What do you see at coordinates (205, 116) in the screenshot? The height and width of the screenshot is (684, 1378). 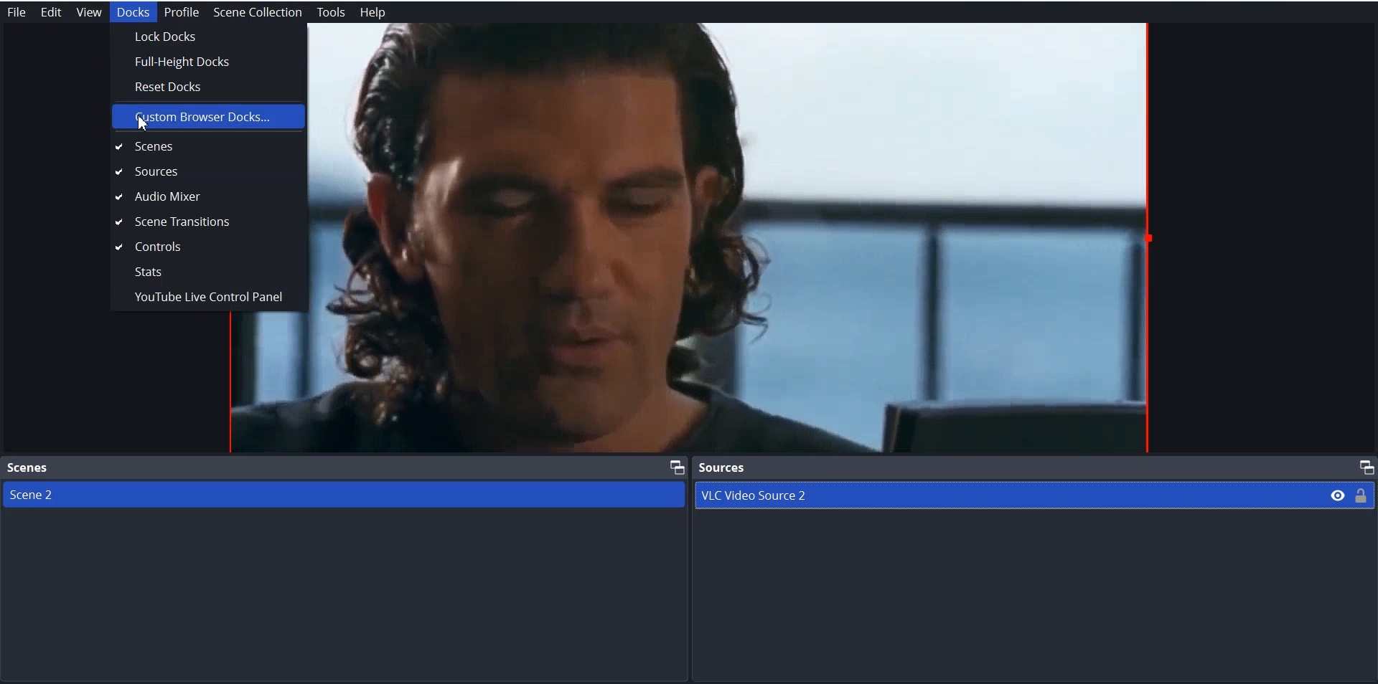 I see `Custom Browser Docks` at bounding box center [205, 116].